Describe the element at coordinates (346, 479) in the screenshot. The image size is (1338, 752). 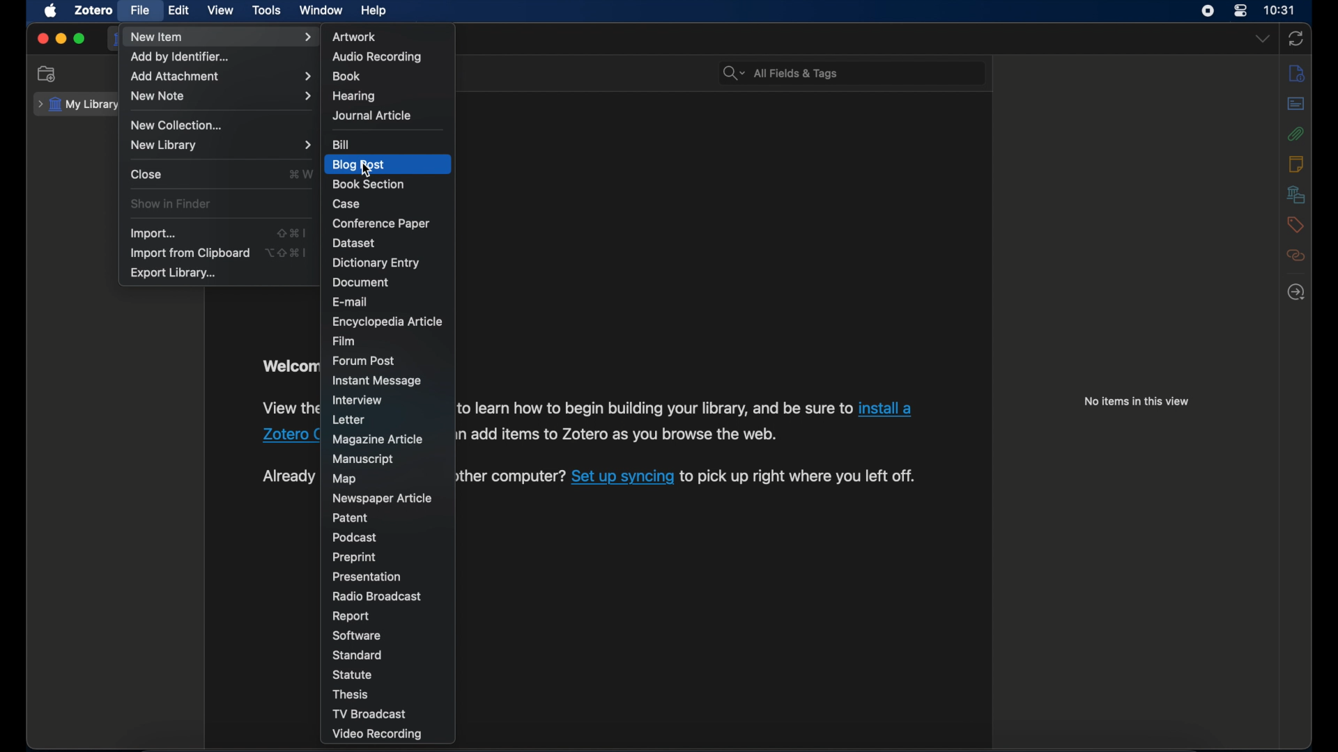
I see `map` at that location.